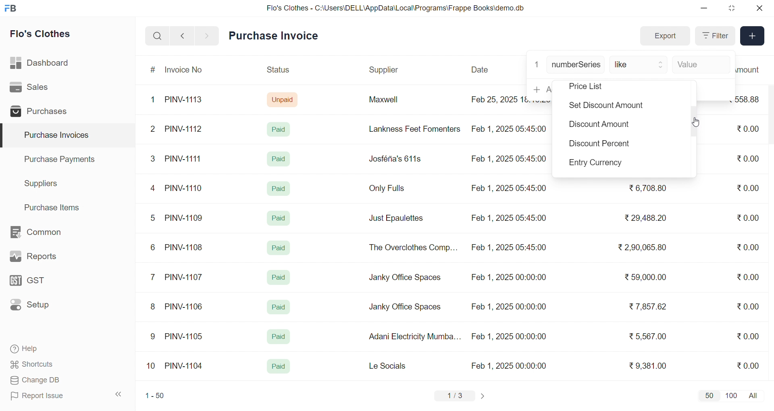 The height and width of the screenshot is (411, 774). What do you see at coordinates (208, 35) in the screenshot?
I see `navigate forward` at bounding box center [208, 35].